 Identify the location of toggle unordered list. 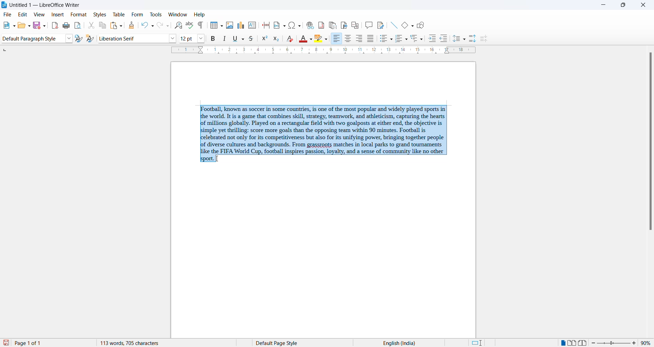
(383, 39).